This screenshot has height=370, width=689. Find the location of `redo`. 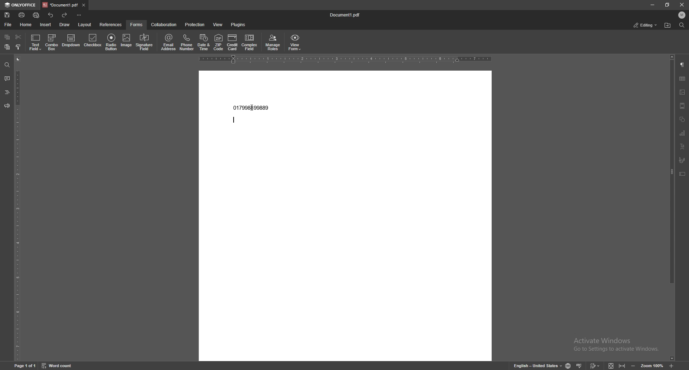

redo is located at coordinates (65, 15).